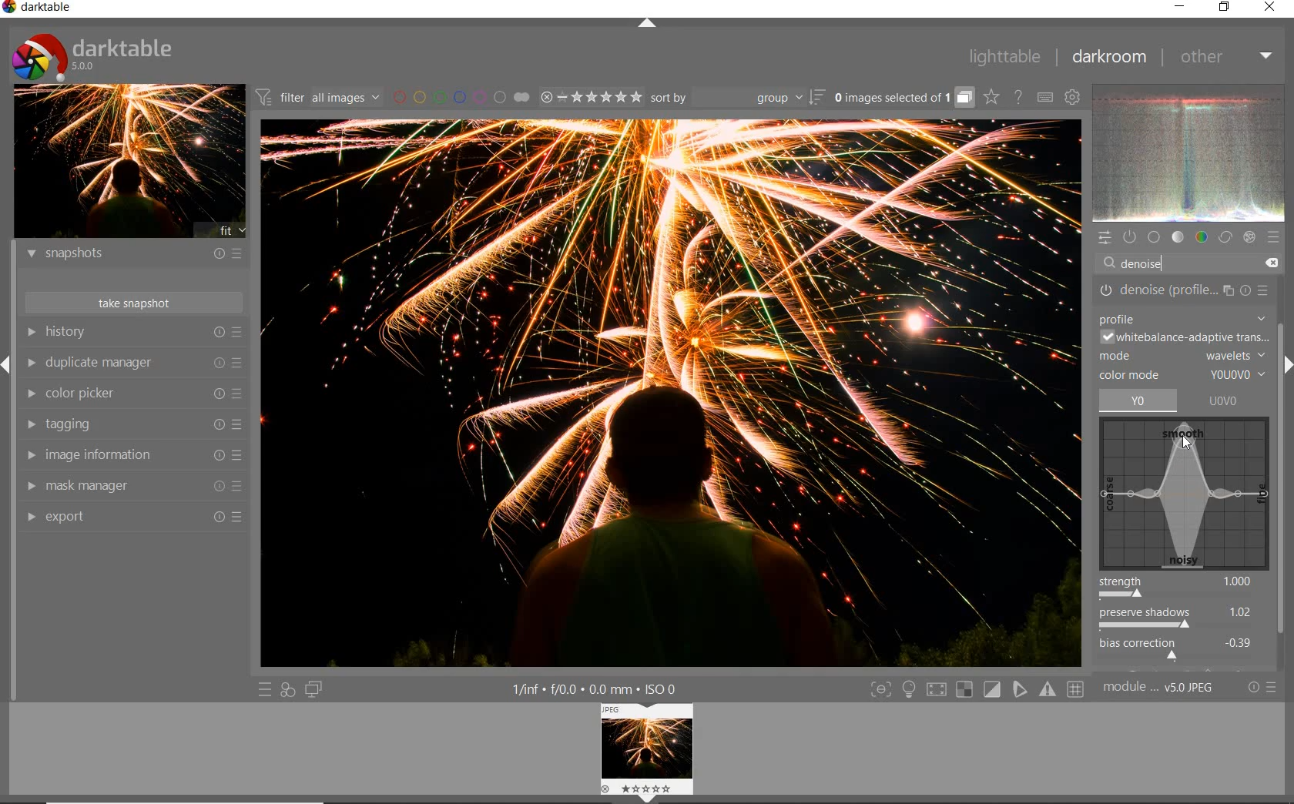 Image resolution: width=1294 pixels, height=804 pixels. I want to click on effect, so click(1249, 238).